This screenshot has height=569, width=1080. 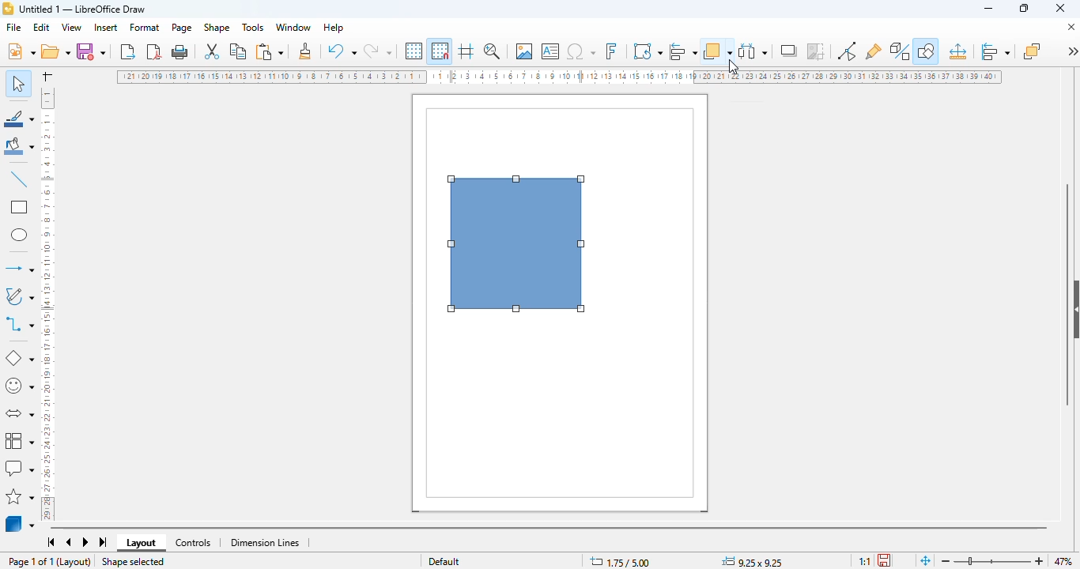 I want to click on stars and banners, so click(x=21, y=496).